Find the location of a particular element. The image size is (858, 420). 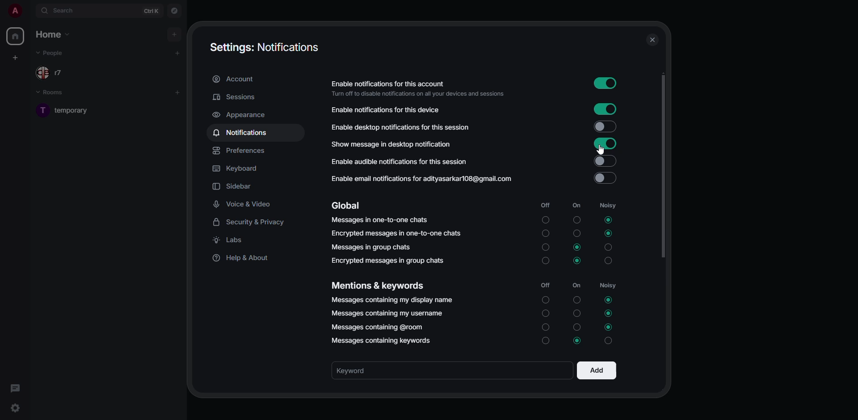

voice & video is located at coordinates (244, 204).